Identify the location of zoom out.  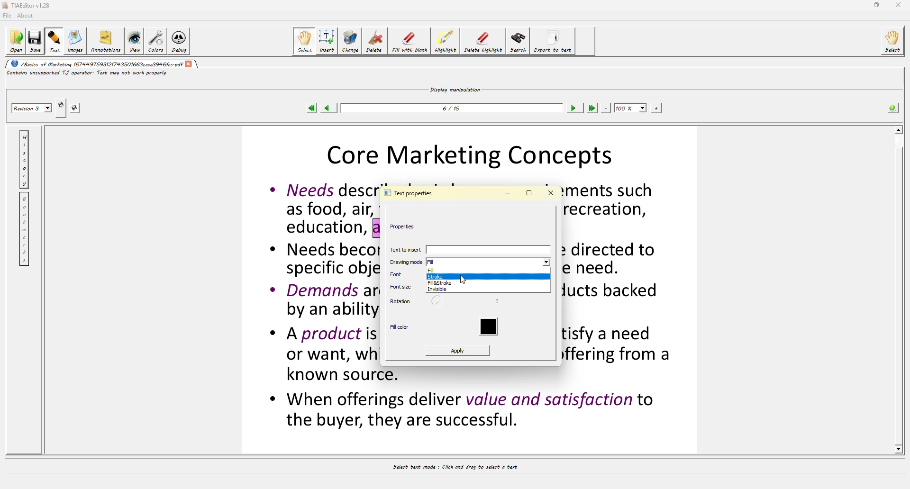
(606, 108).